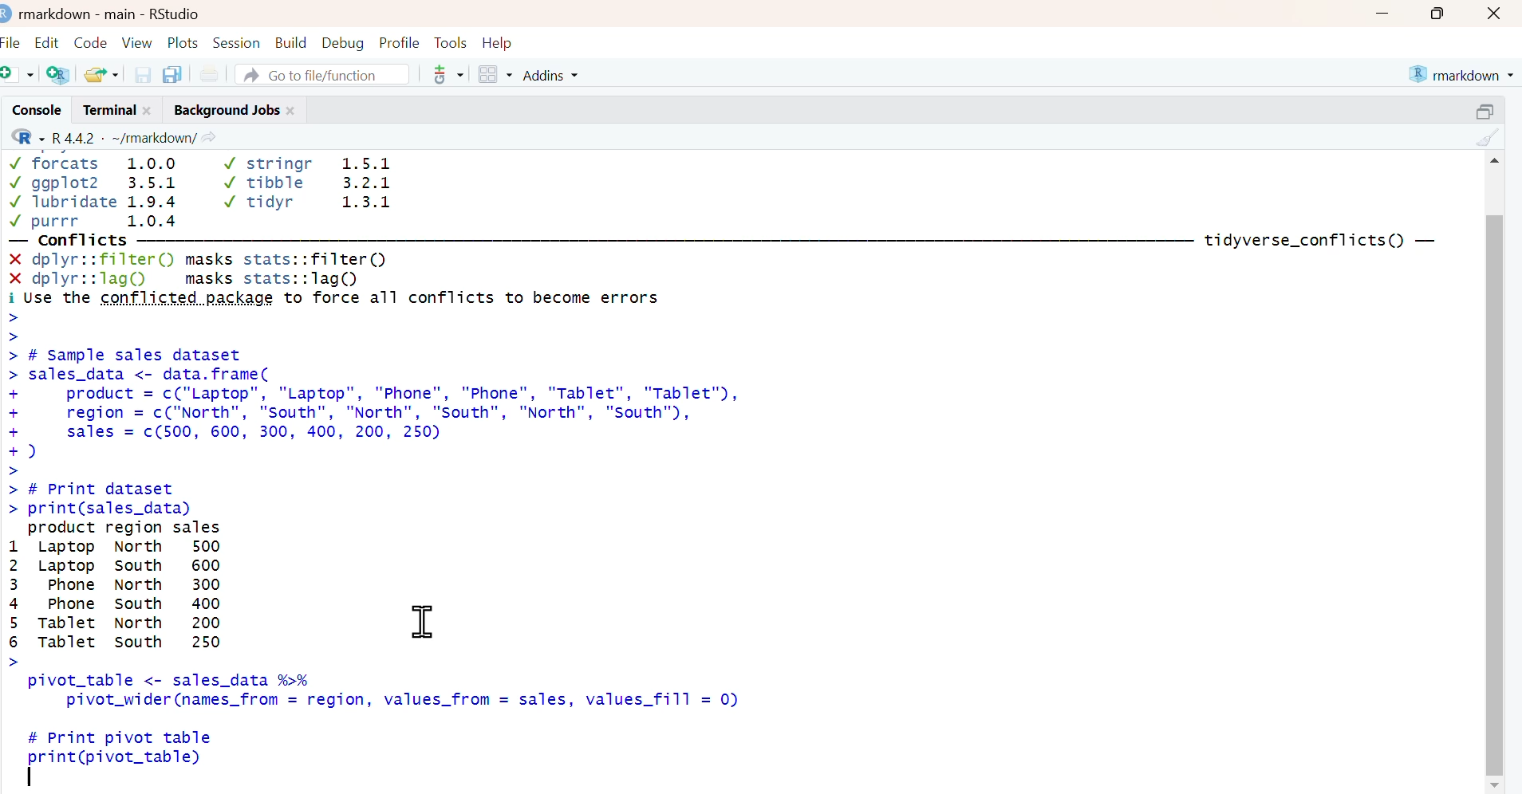 The image size is (1522, 794). Describe the element at coordinates (13, 40) in the screenshot. I see `File` at that location.